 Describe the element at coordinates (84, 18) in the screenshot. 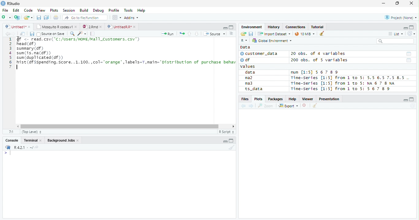

I see `Go to file/function` at that location.